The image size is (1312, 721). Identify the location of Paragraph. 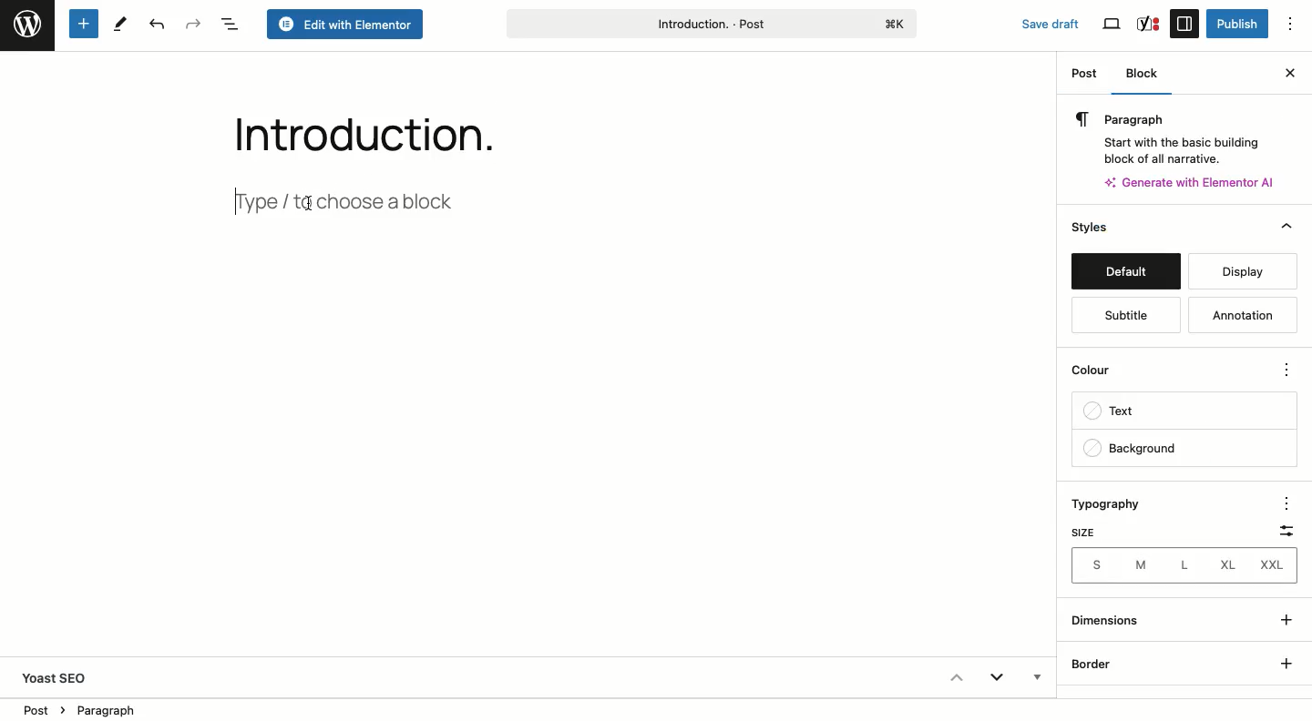
(1177, 135).